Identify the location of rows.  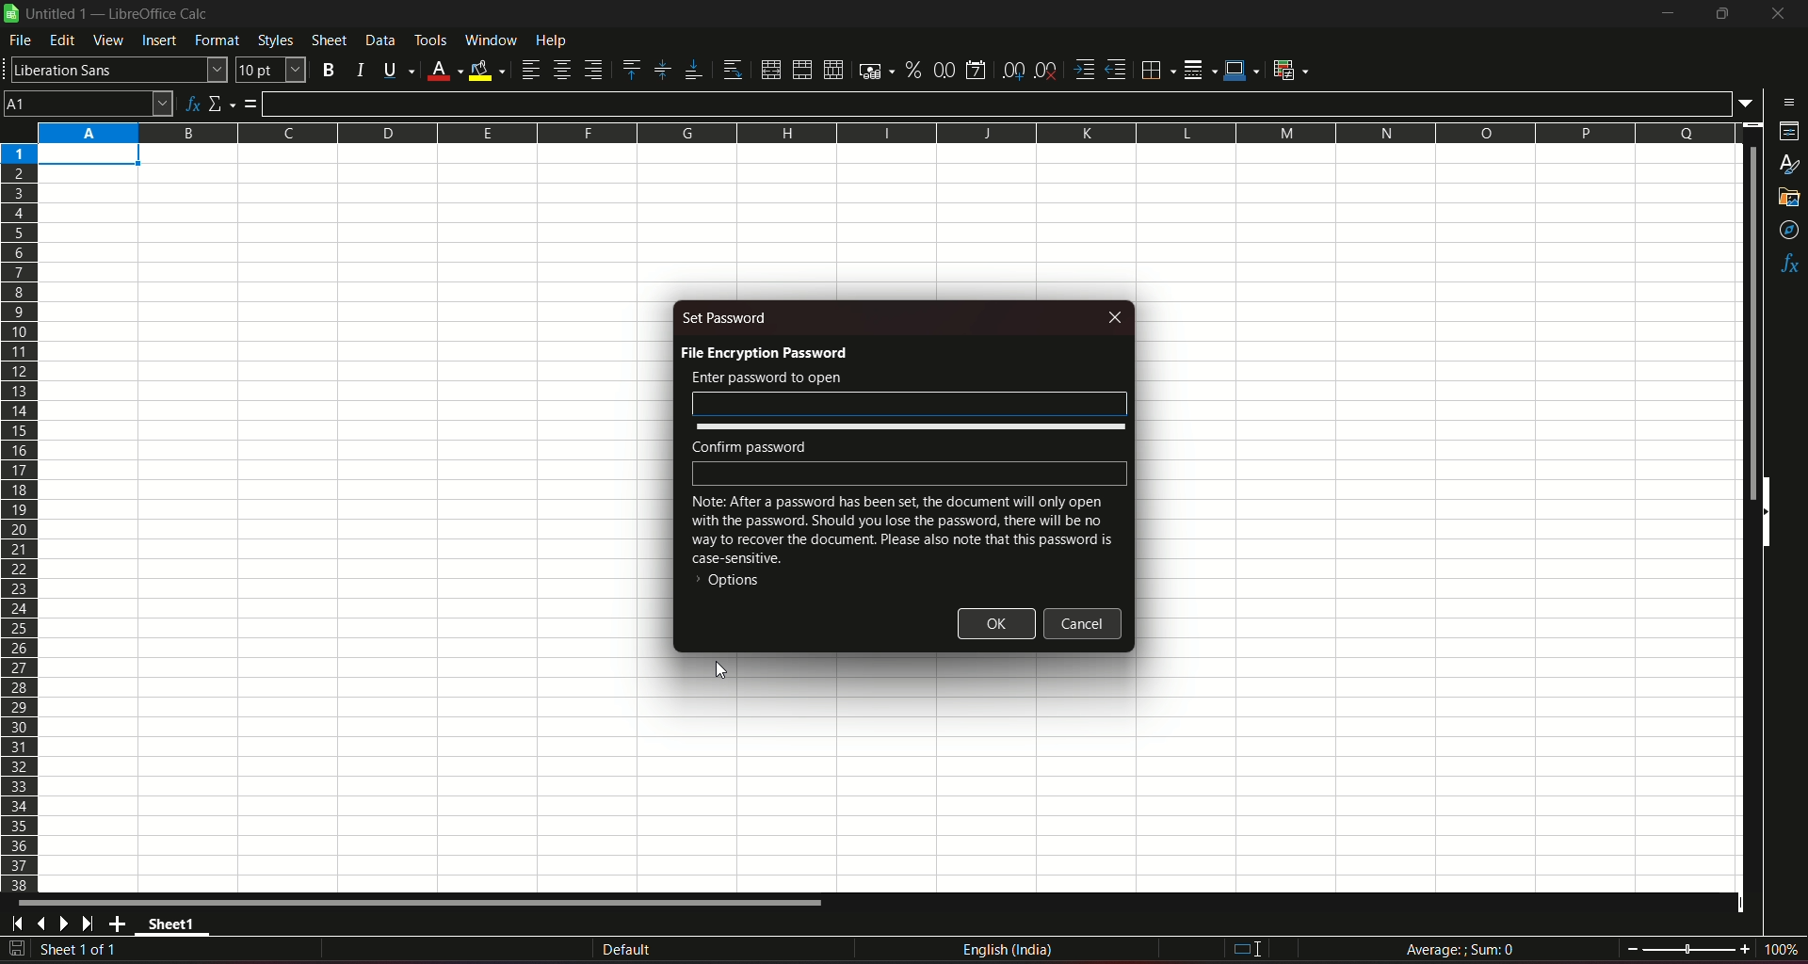
(19, 518).